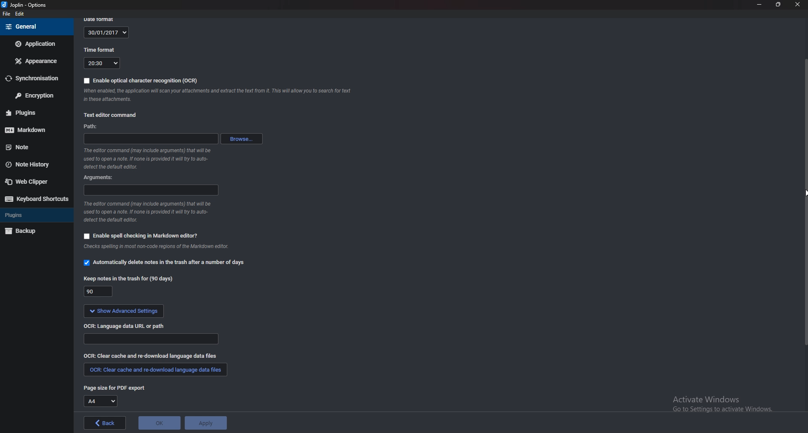 The height and width of the screenshot is (433, 808). Describe the element at coordinates (151, 140) in the screenshot. I see `path` at that location.